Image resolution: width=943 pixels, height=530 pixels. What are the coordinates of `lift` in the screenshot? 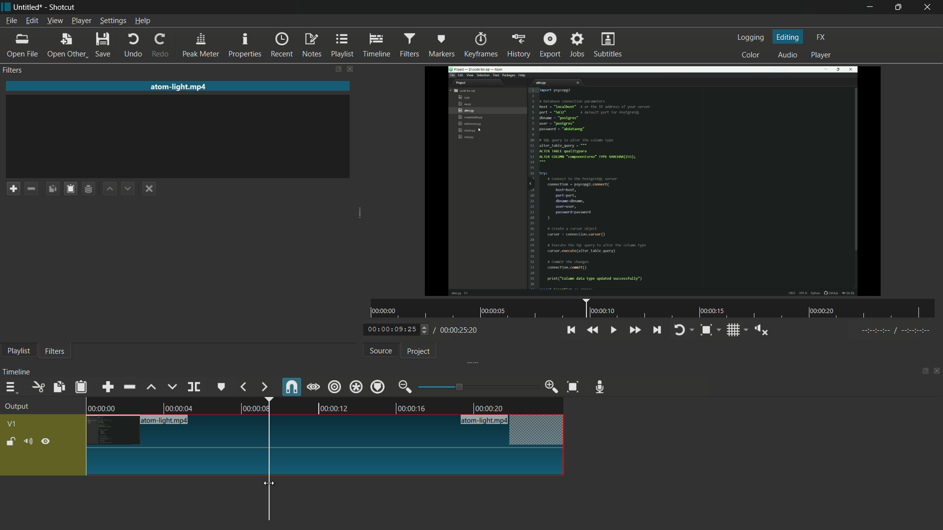 It's located at (152, 387).